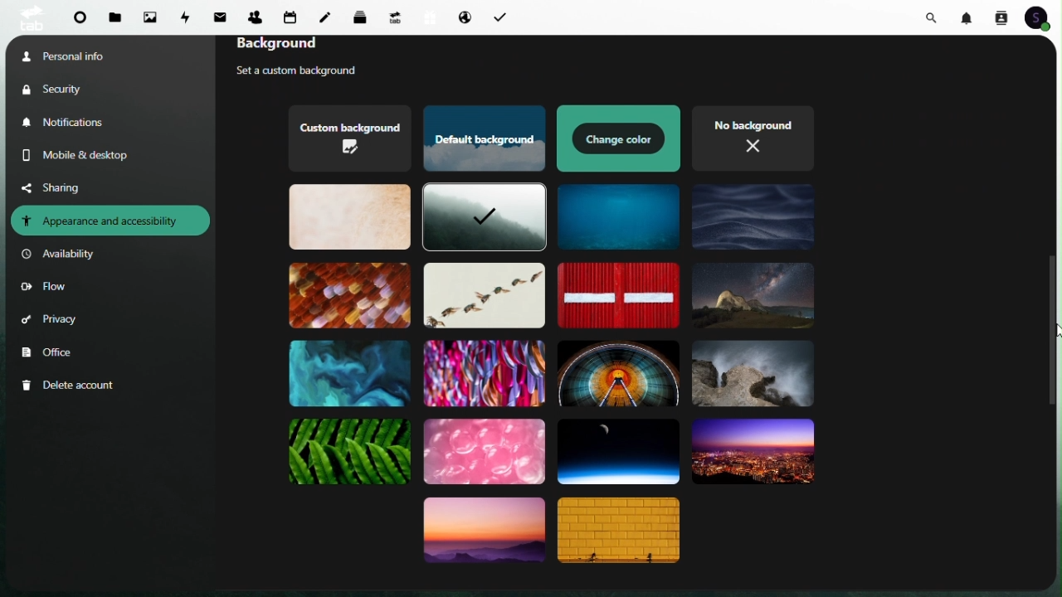  Describe the element at coordinates (363, 16) in the screenshot. I see `deck` at that location.